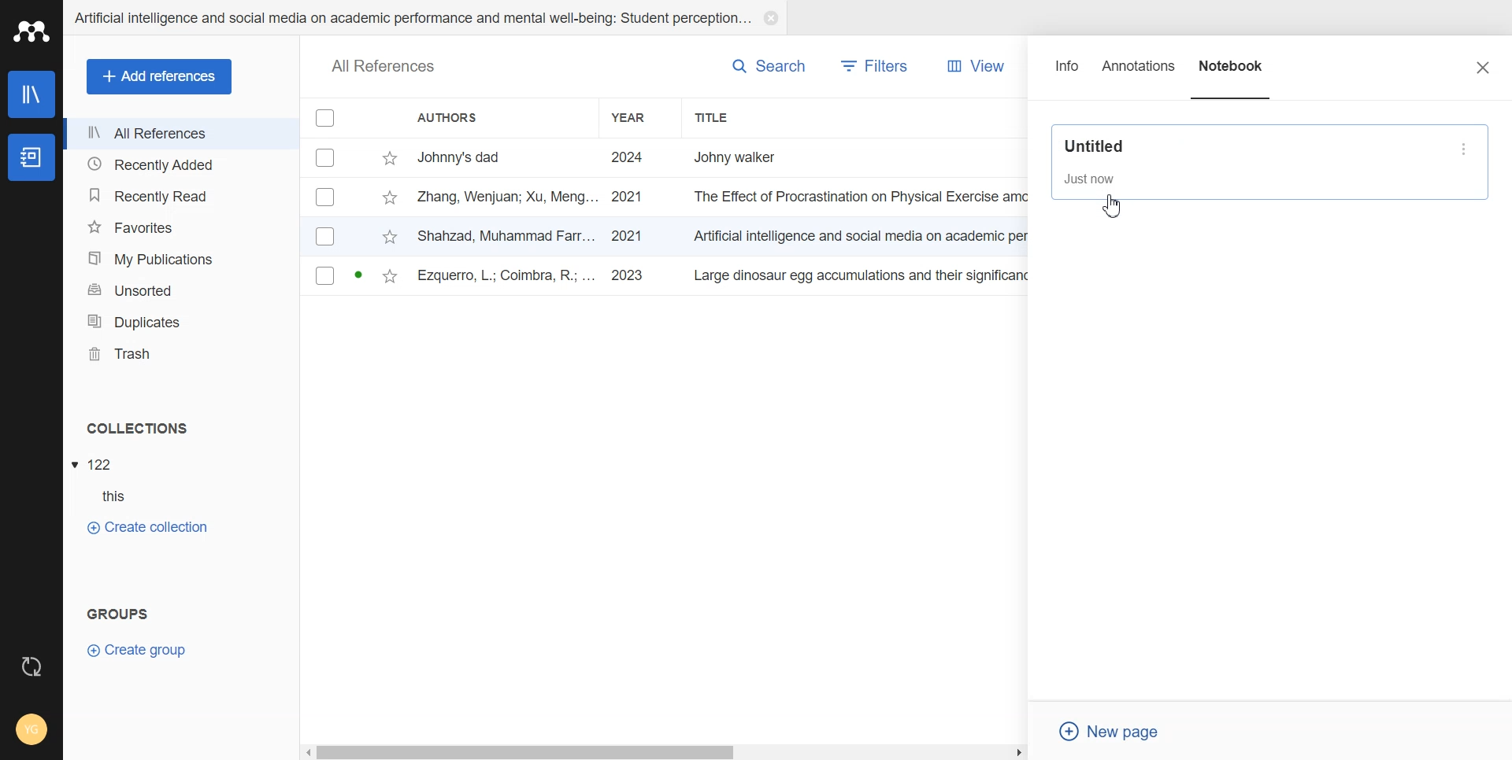 The image size is (1512, 760). Describe the element at coordinates (30, 158) in the screenshot. I see `Notebook` at that location.